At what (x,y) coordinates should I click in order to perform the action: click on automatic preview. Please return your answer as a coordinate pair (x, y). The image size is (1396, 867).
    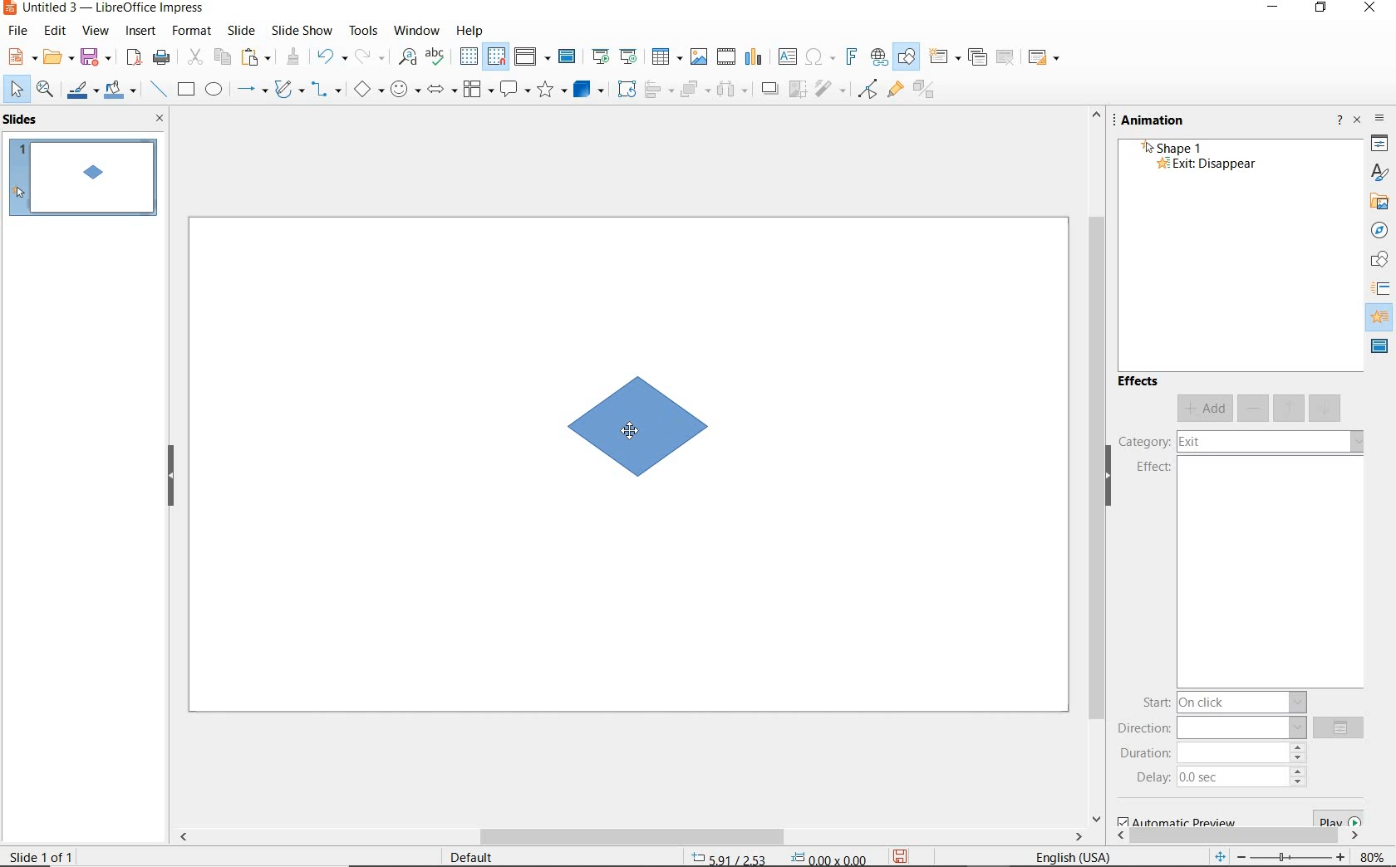
    Looking at the image, I should click on (1173, 822).